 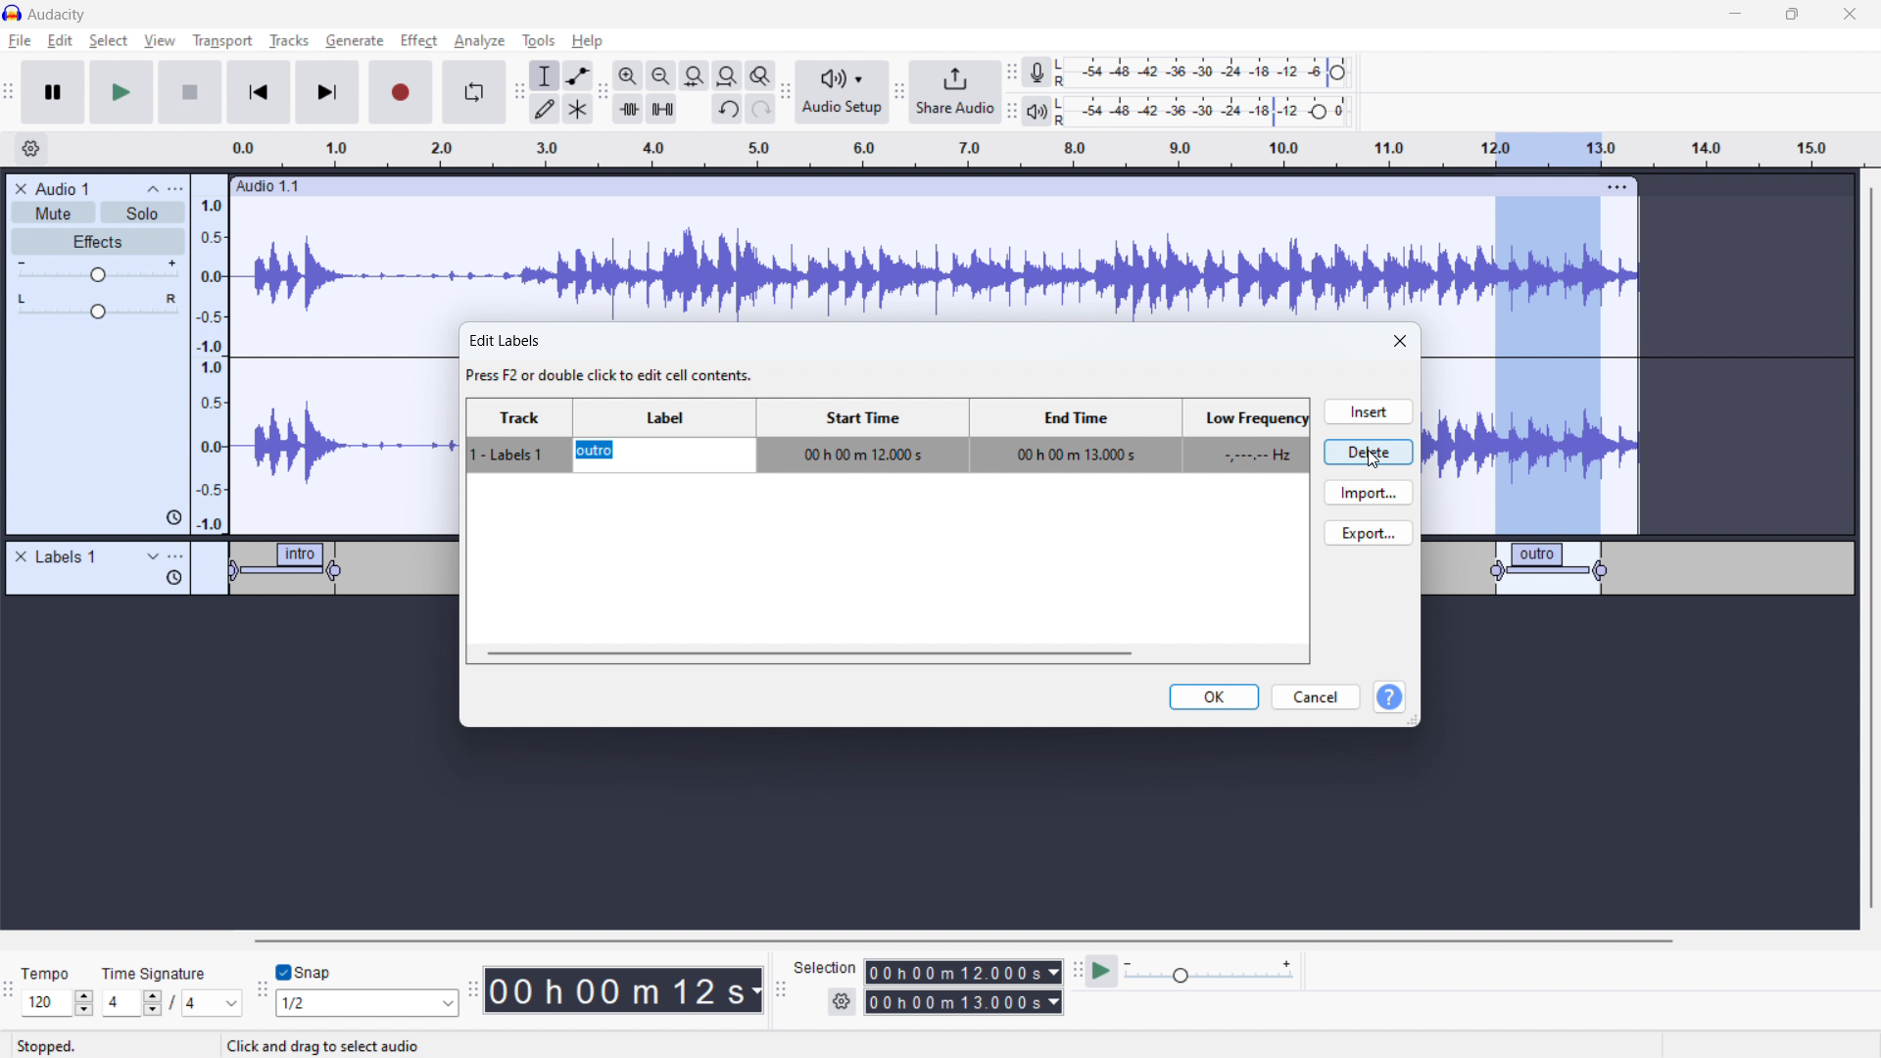 What do you see at coordinates (257, 93) in the screenshot?
I see `skip to the starting` at bounding box center [257, 93].